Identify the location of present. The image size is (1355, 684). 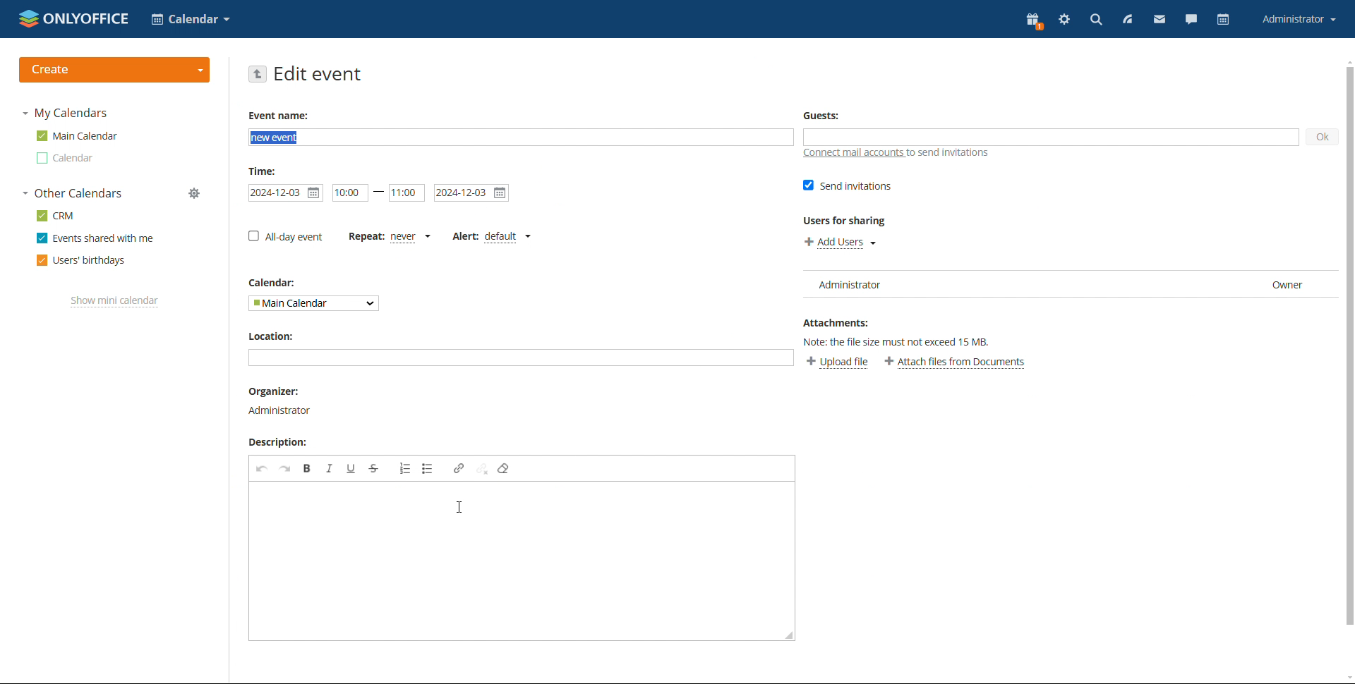
(1034, 22).